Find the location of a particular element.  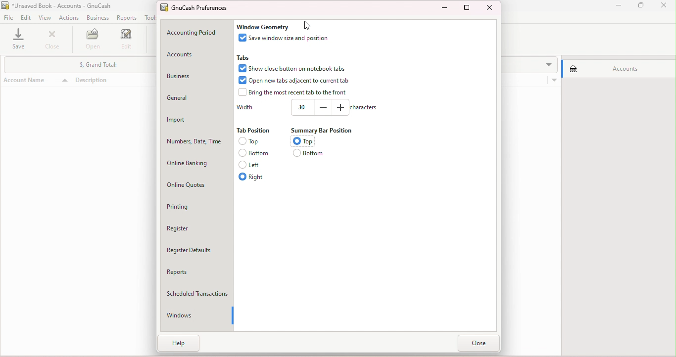

Reports is located at coordinates (195, 270).